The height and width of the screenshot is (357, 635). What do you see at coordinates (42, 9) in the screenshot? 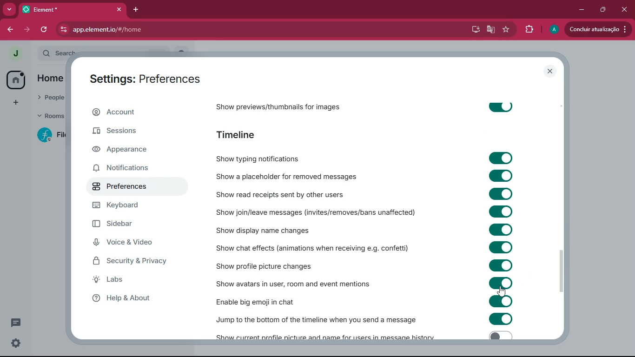
I see `element*` at bounding box center [42, 9].